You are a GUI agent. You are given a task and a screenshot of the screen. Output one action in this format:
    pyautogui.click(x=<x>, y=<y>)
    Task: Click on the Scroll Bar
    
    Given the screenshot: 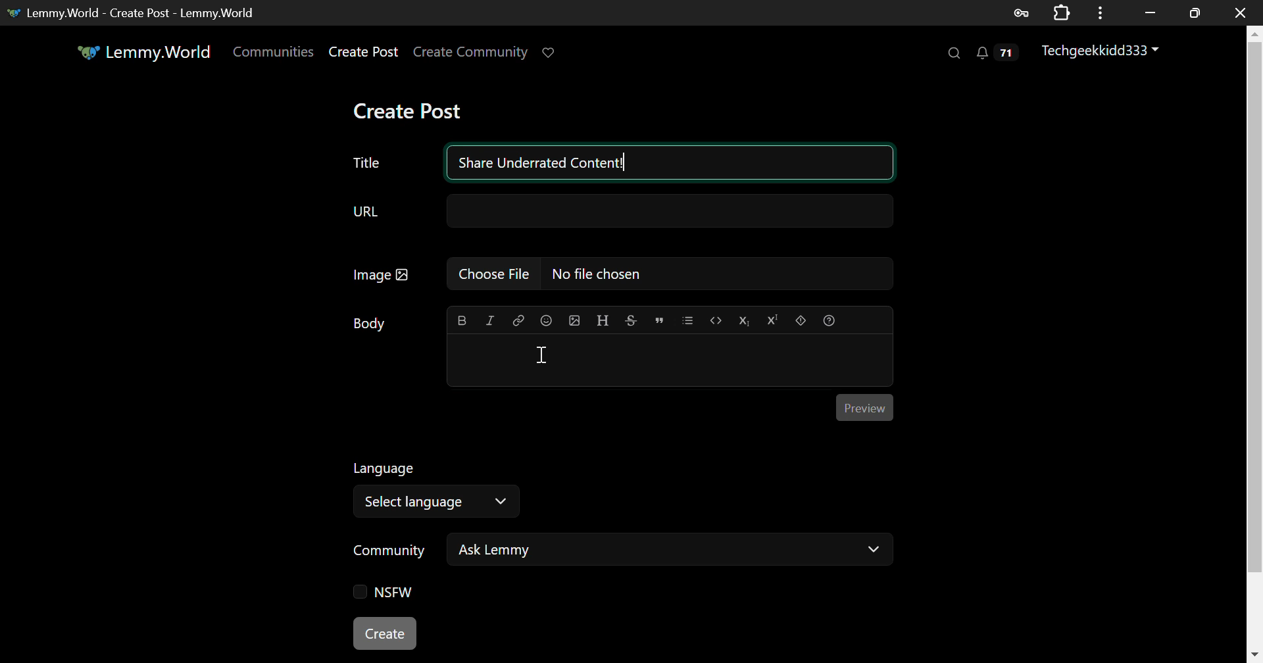 What is the action you would take?
    pyautogui.click(x=1255, y=337)
    